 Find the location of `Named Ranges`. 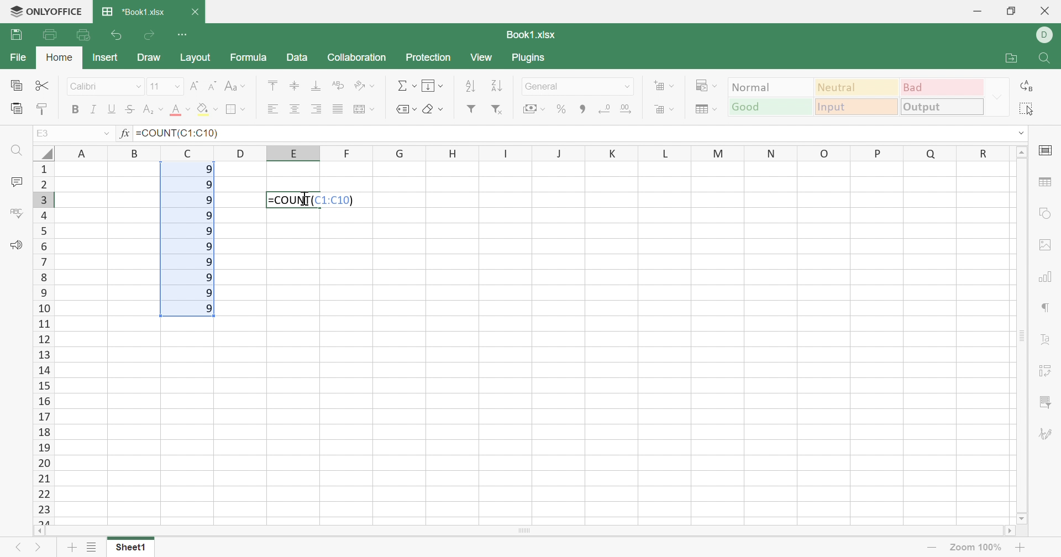

Named Ranges is located at coordinates (403, 110).